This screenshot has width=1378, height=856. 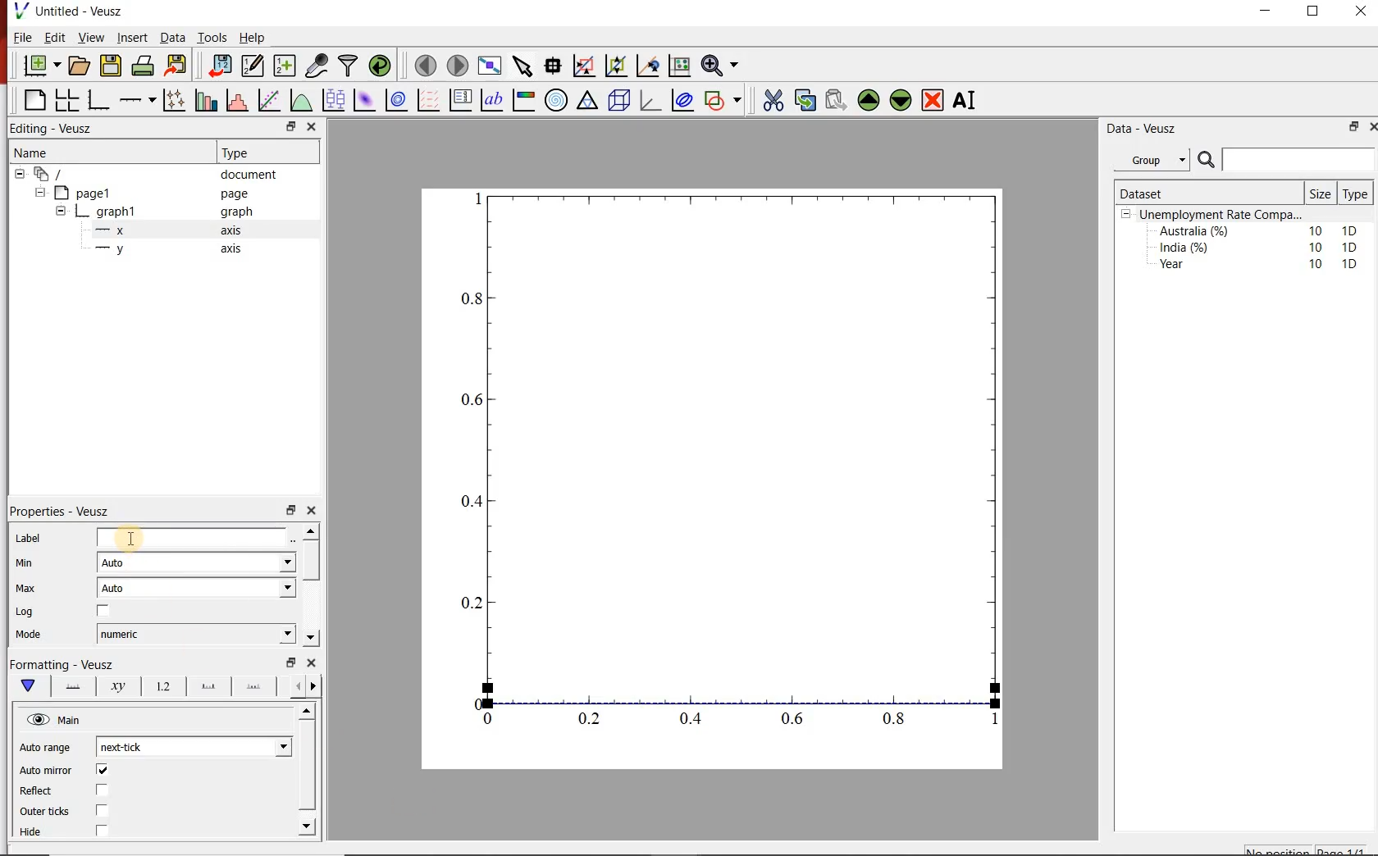 I want to click on 3d scenes, so click(x=617, y=99).